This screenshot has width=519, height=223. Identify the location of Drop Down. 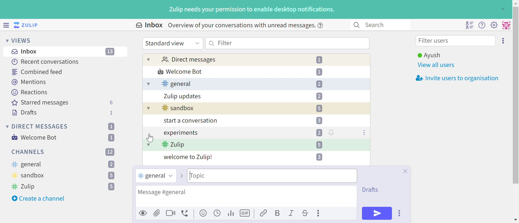
(148, 144).